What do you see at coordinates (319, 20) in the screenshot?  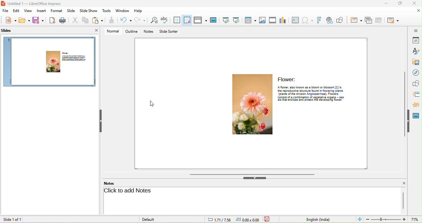 I see `font work text` at bounding box center [319, 20].